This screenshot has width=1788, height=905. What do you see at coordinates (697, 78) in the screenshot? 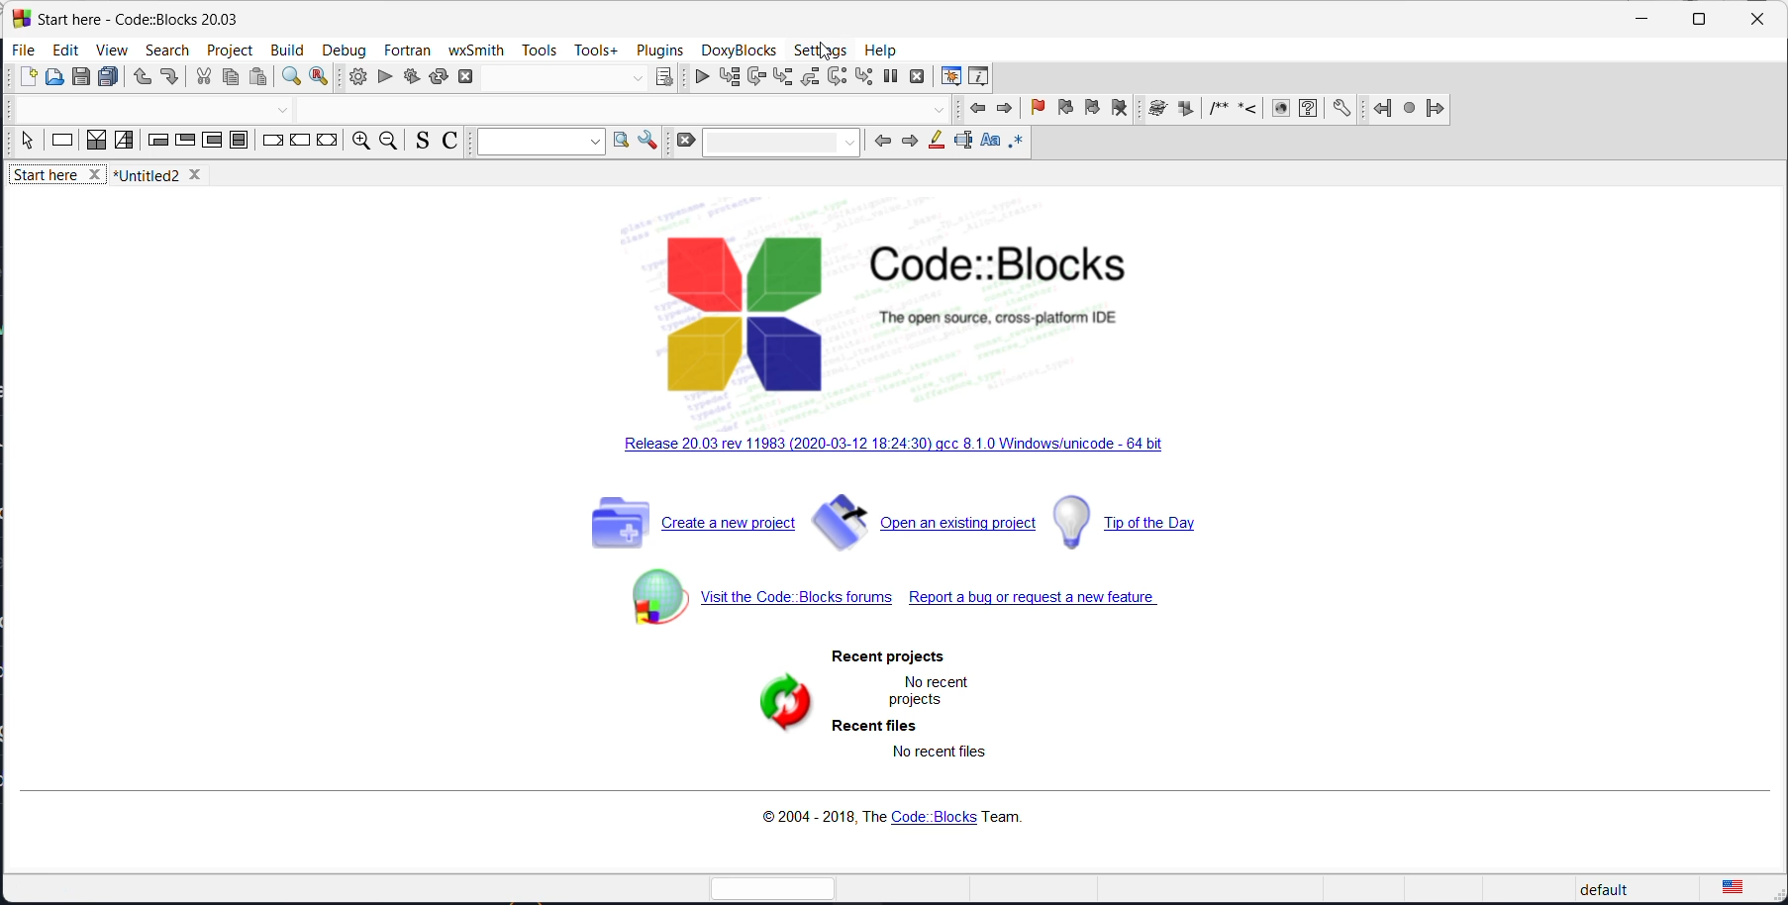
I see `debug/continue` at bounding box center [697, 78].